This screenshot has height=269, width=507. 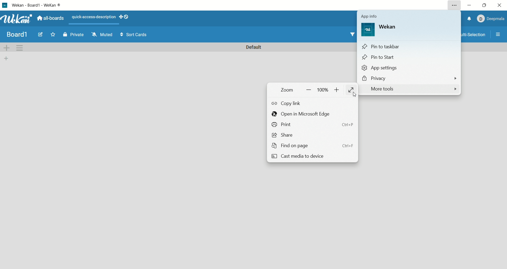 I want to click on add list, so click(x=8, y=59).